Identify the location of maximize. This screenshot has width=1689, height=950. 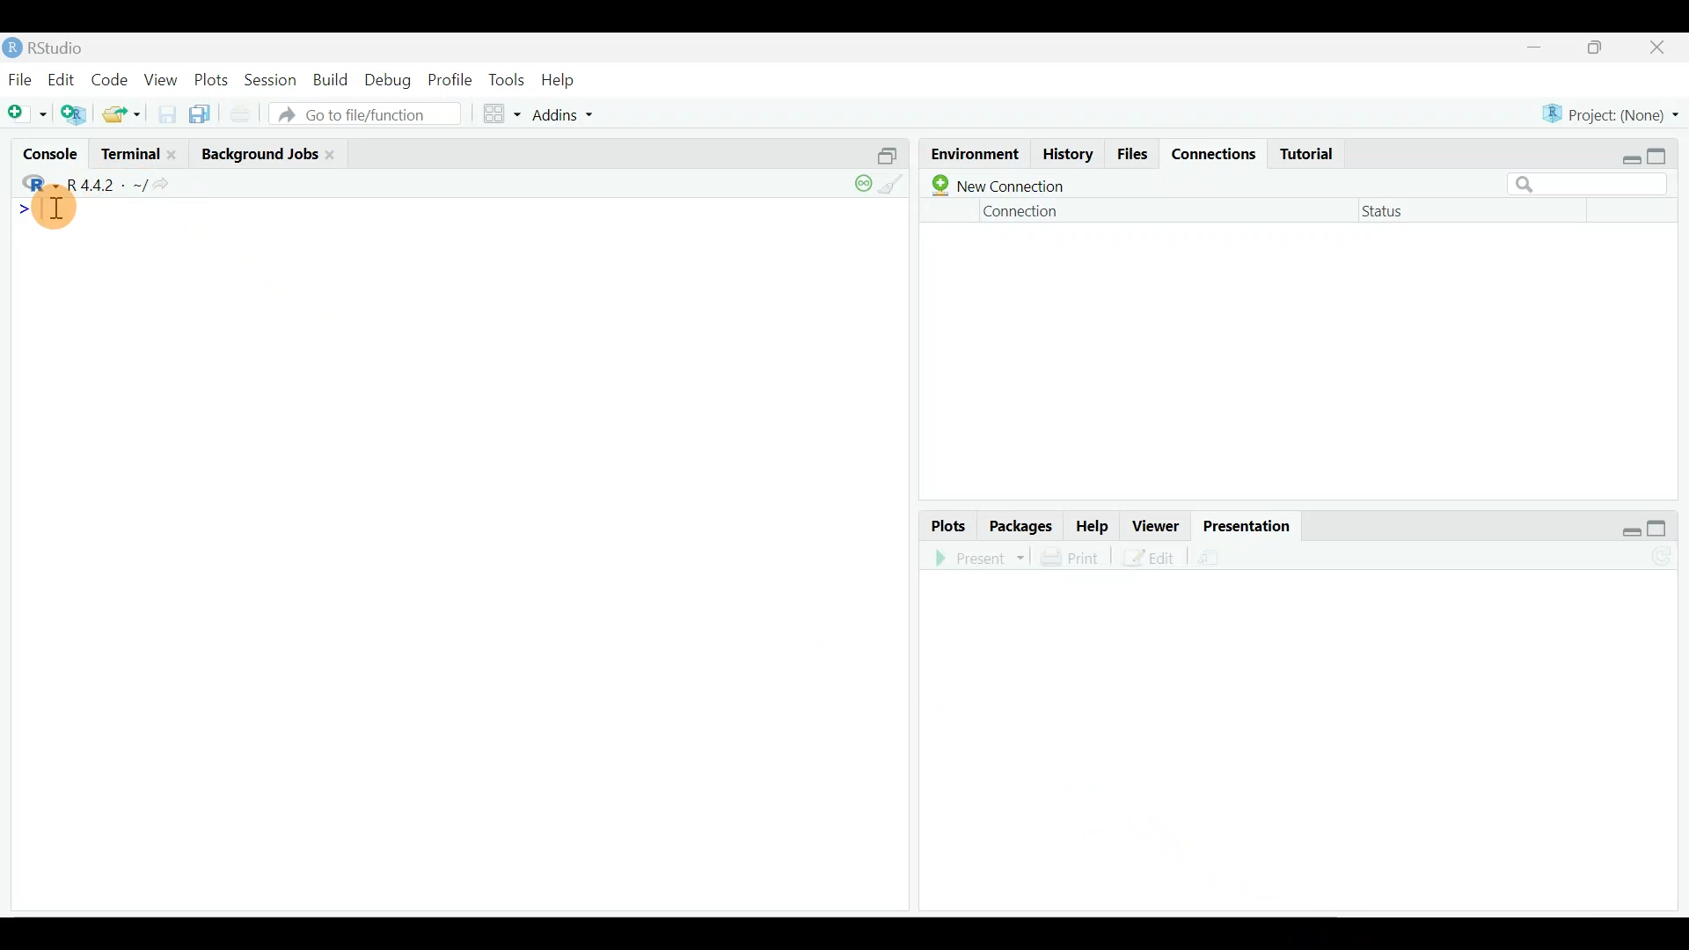
(1663, 152).